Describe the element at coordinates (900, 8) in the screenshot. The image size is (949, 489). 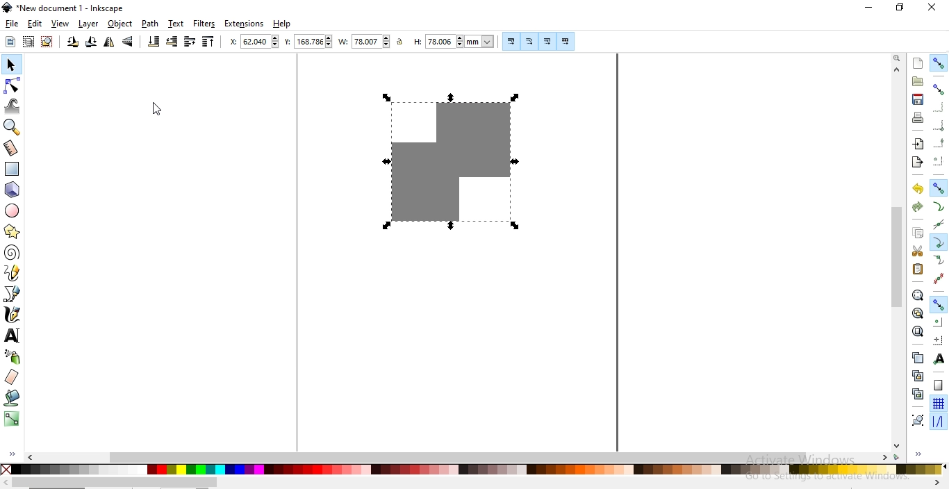
I see `restore down` at that location.